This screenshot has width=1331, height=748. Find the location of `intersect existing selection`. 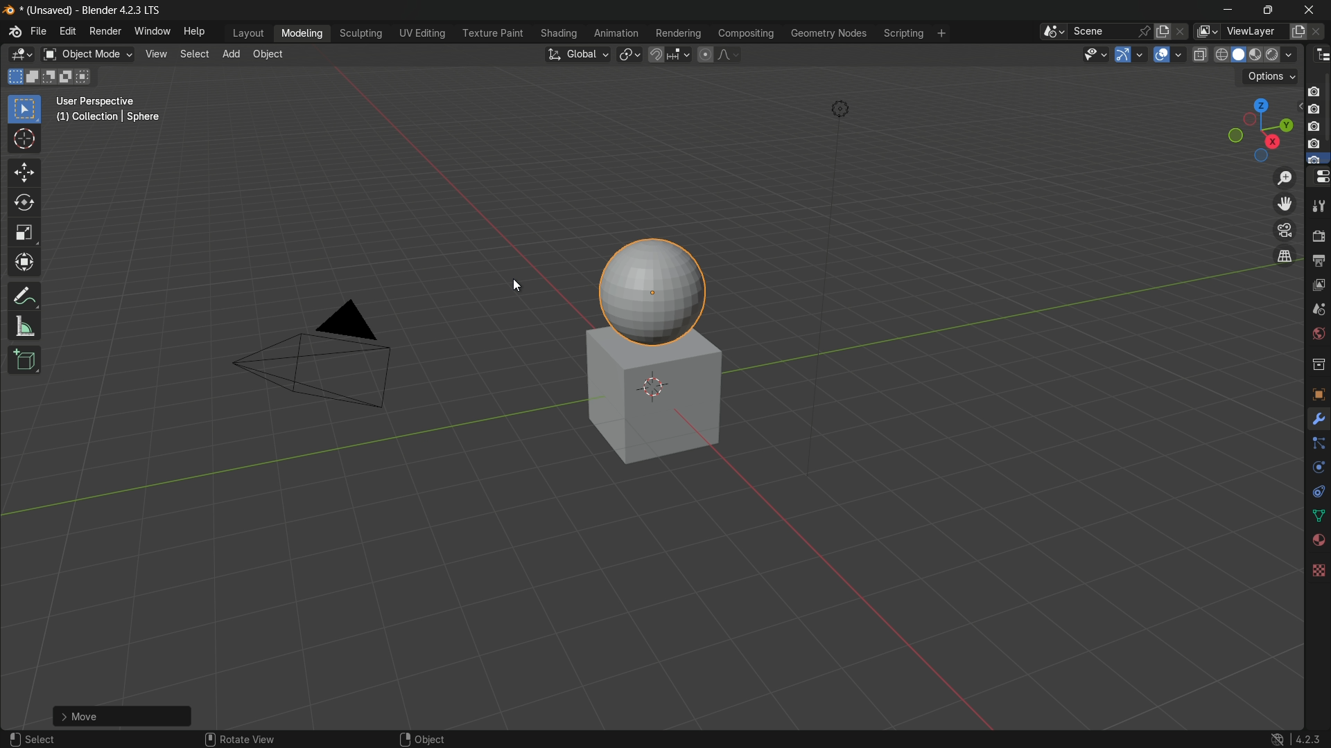

intersect existing selection is located at coordinates (87, 76).